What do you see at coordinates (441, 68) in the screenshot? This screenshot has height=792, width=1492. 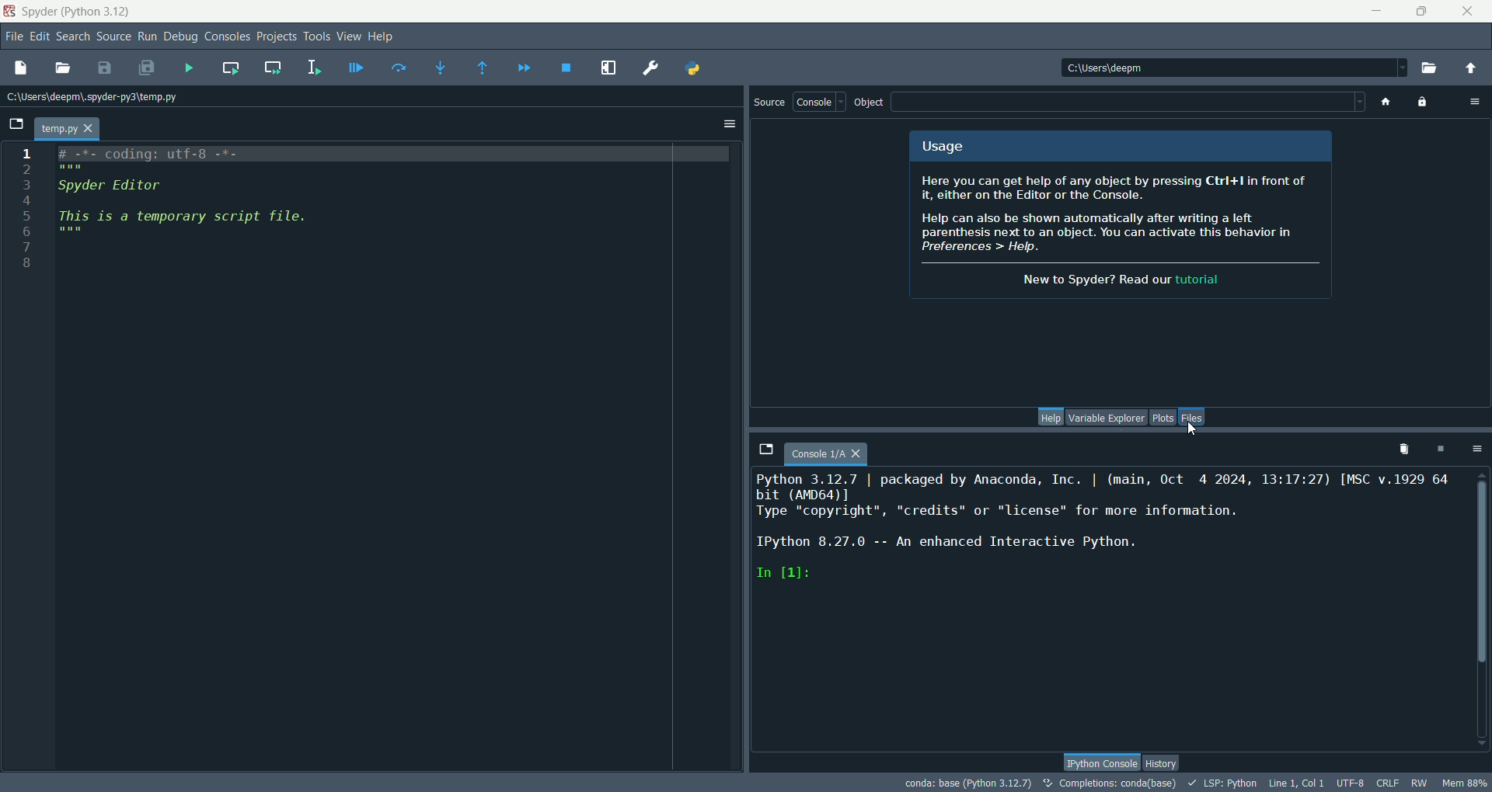 I see `step into function` at bounding box center [441, 68].